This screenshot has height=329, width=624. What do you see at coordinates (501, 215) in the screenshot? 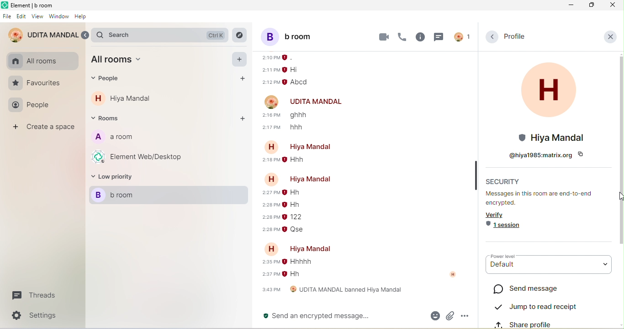
I see `verify` at bounding box center [501, 215].